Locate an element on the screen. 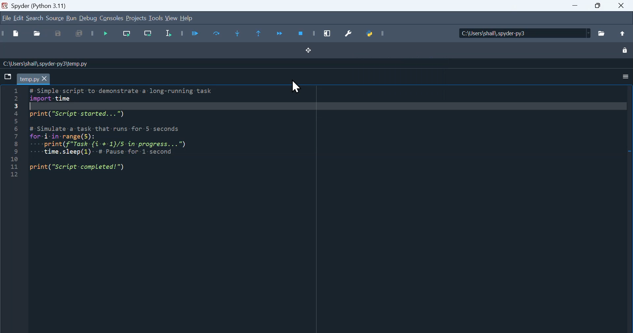 Image resolution: width=633 pixels, height=333 pixels. Python code is located at coordinates (117, 132).